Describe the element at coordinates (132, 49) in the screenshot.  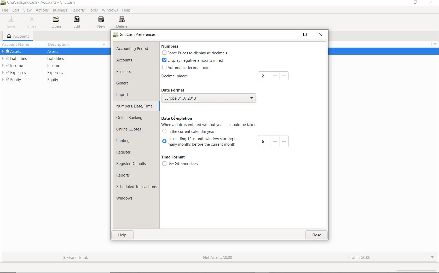
I see `accounting period` at that location.